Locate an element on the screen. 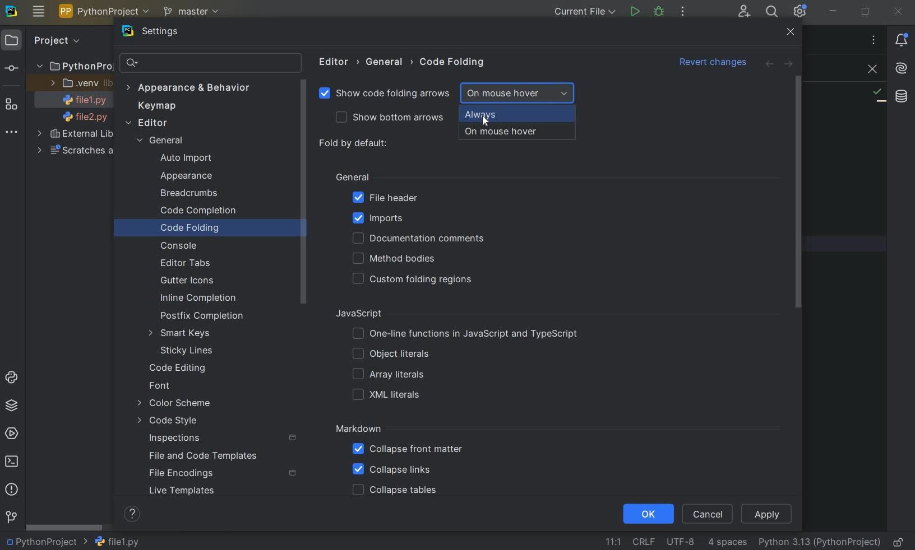  SERVICES is located at coordinates (13, 433).